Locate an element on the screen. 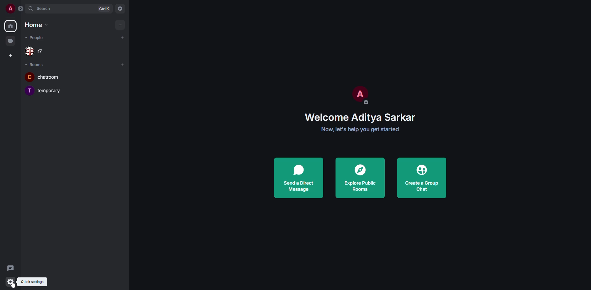 The width and height of the screenshot is (591, 290). explore public rooms is located at coordinates (360, 177).